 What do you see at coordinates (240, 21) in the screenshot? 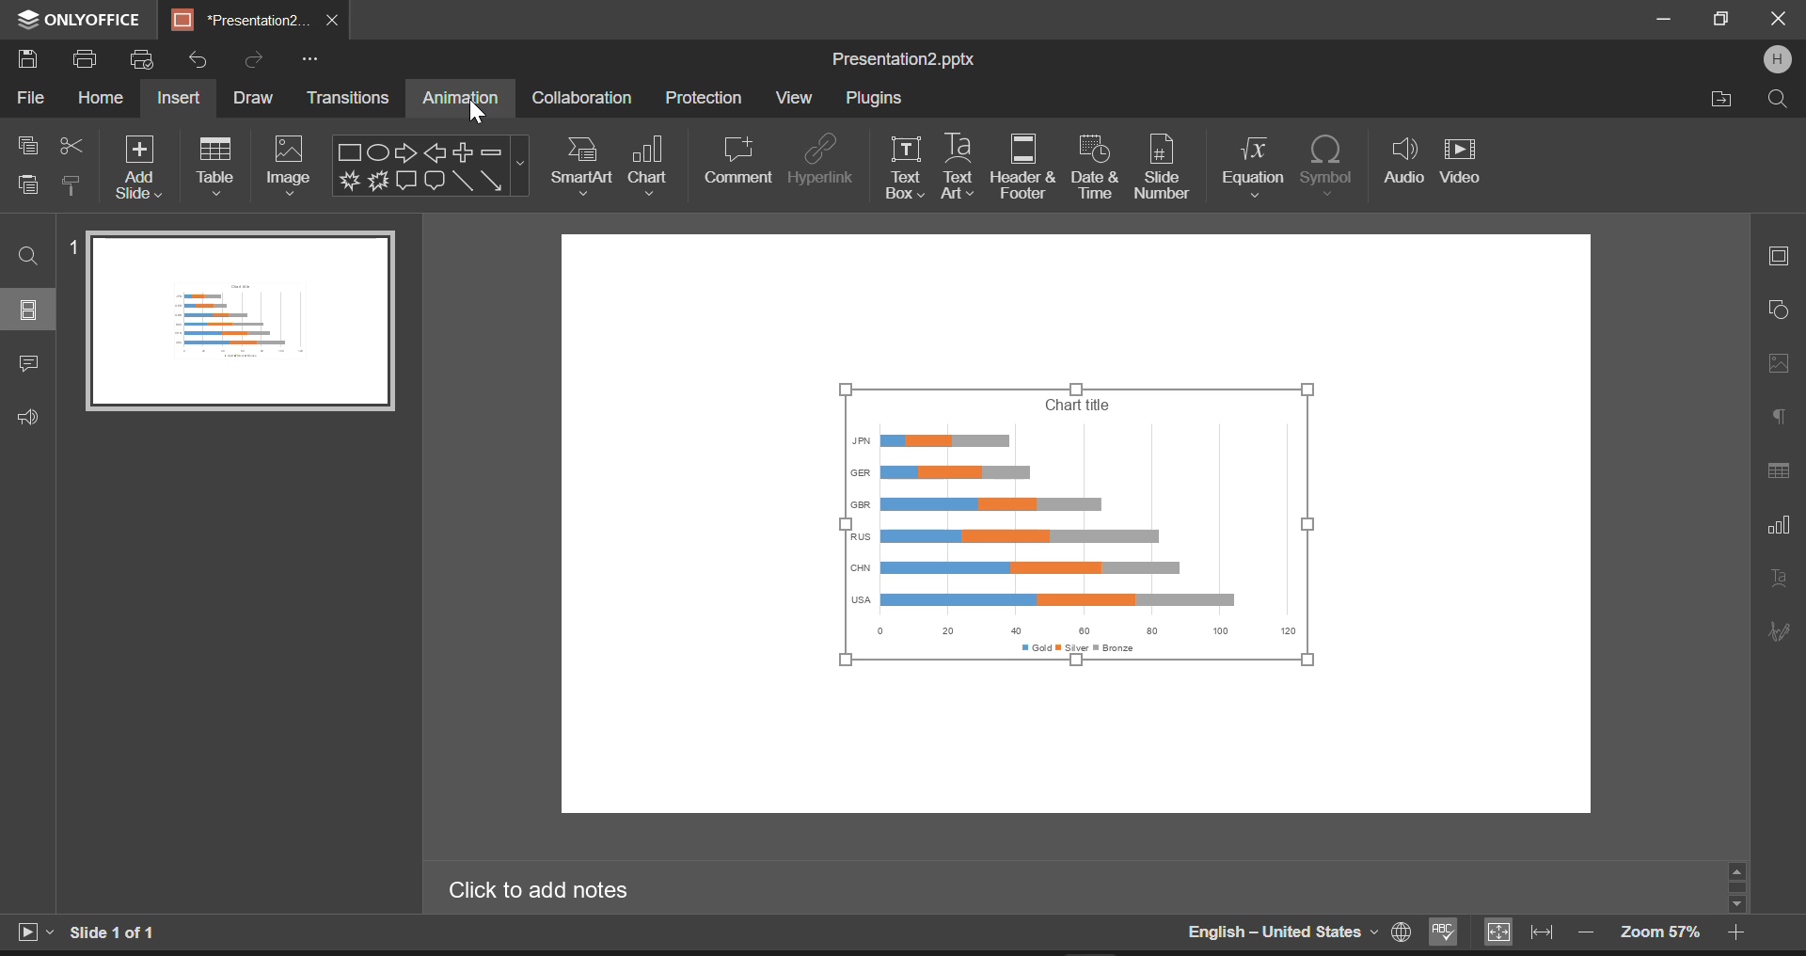
I see `*Presentation2.pptx` at bounding box center [240, 21].